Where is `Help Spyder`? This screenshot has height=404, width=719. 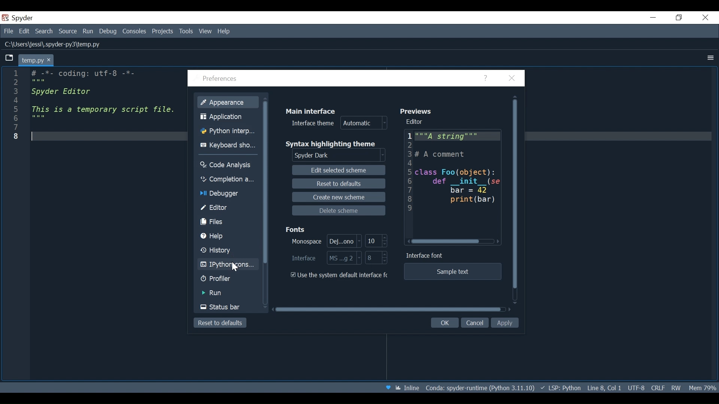 Help Spyder is located at coordinates (389, 389).